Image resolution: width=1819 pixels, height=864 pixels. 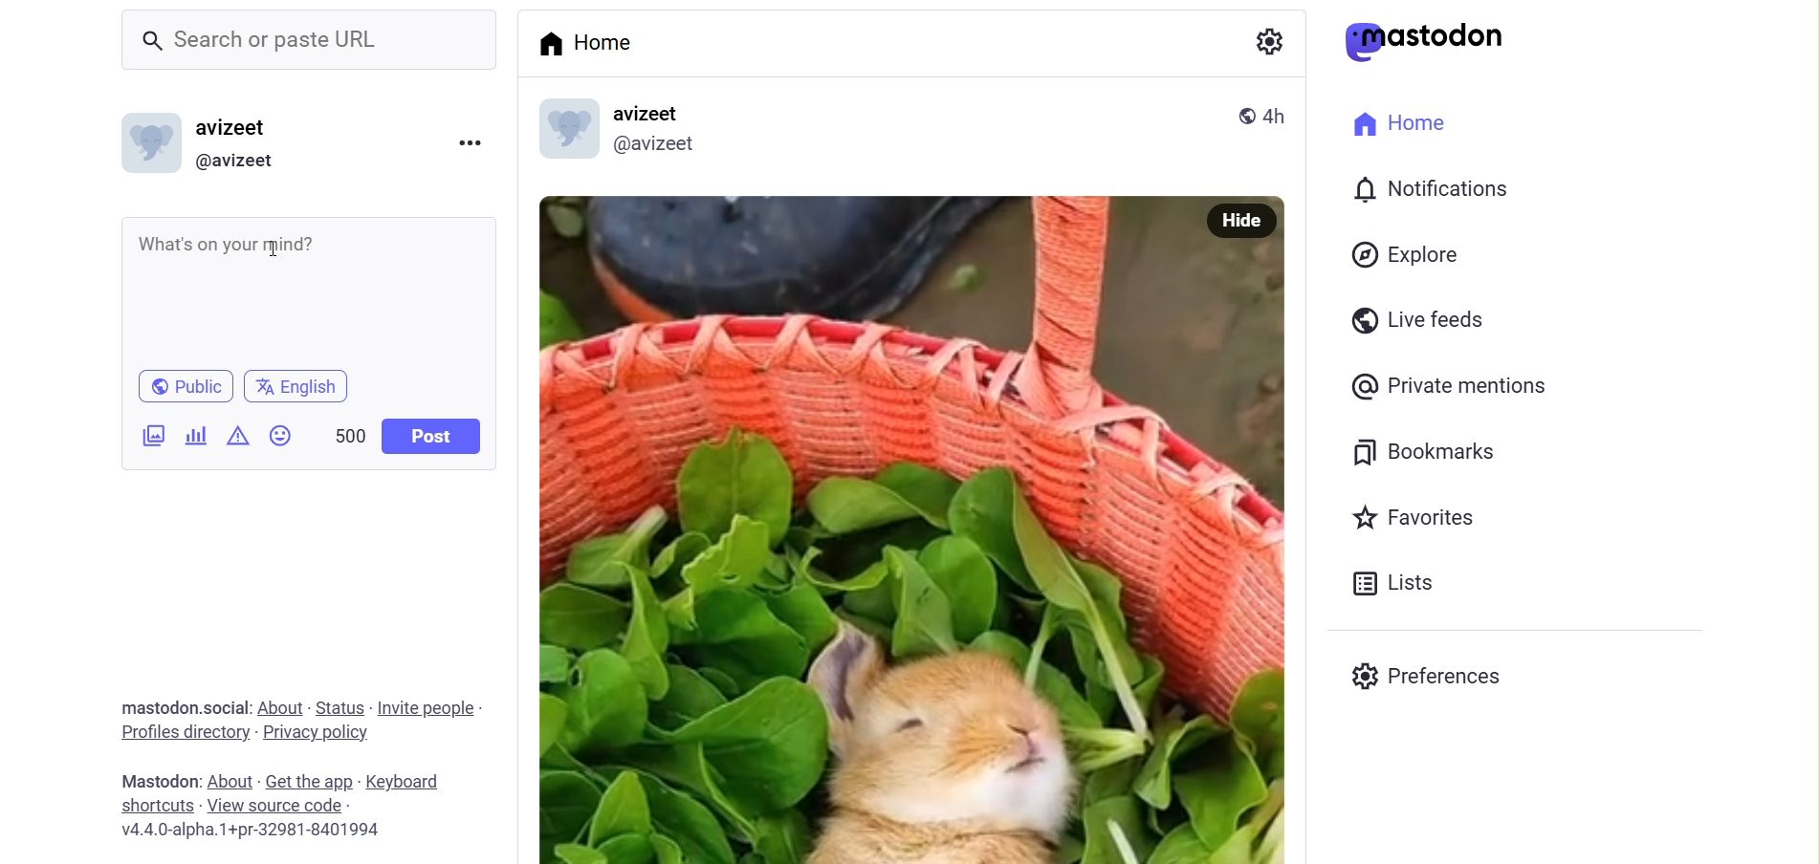 I want to click on profile picture, so click(x=566, y=127).